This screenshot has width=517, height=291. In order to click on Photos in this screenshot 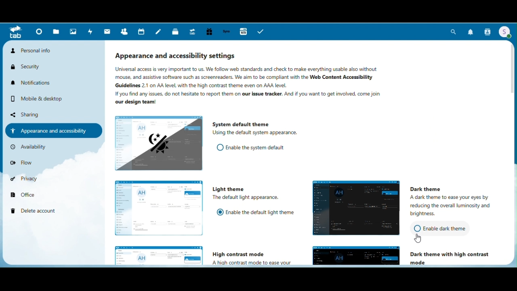, I will do `click(73, 32)`.